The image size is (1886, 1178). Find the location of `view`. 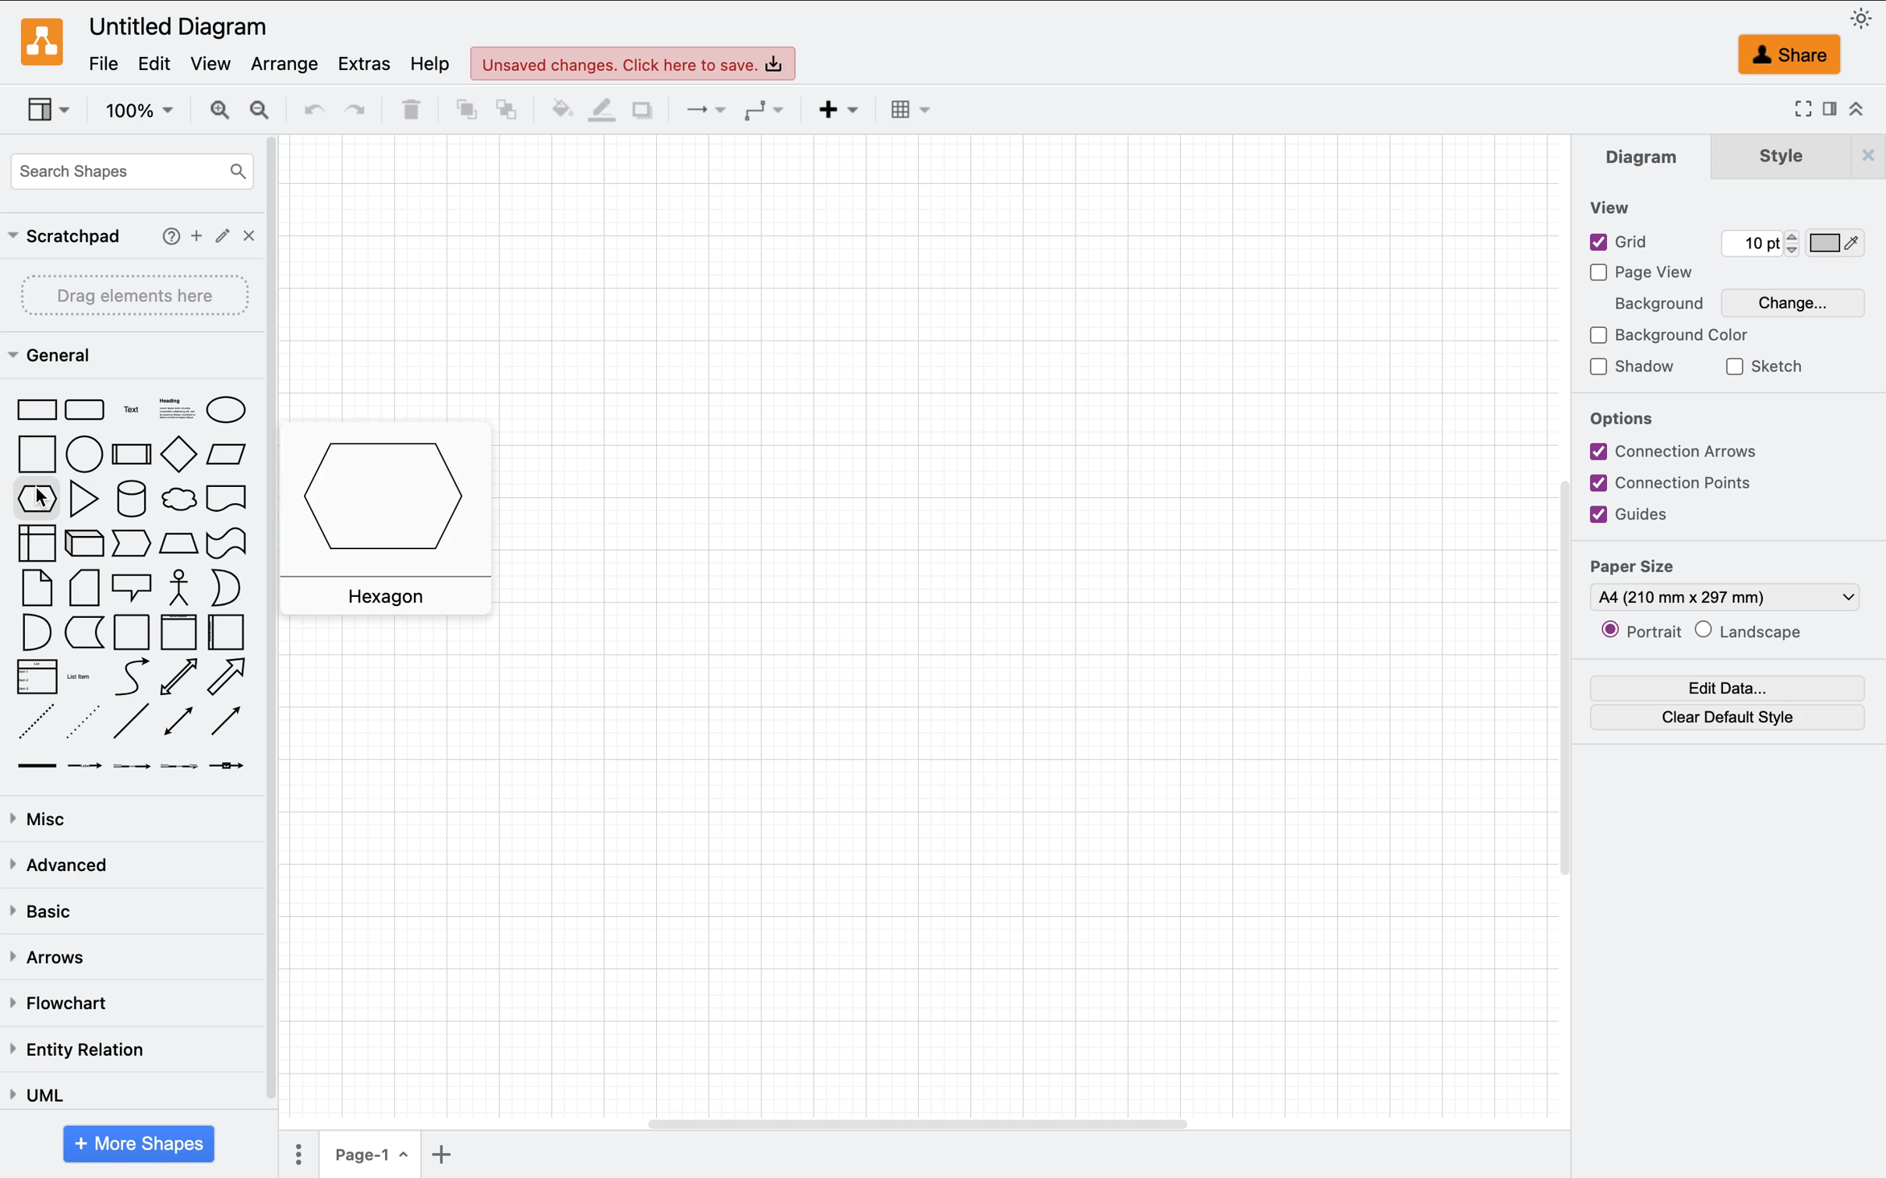

view is located at coordinates (51, 111).